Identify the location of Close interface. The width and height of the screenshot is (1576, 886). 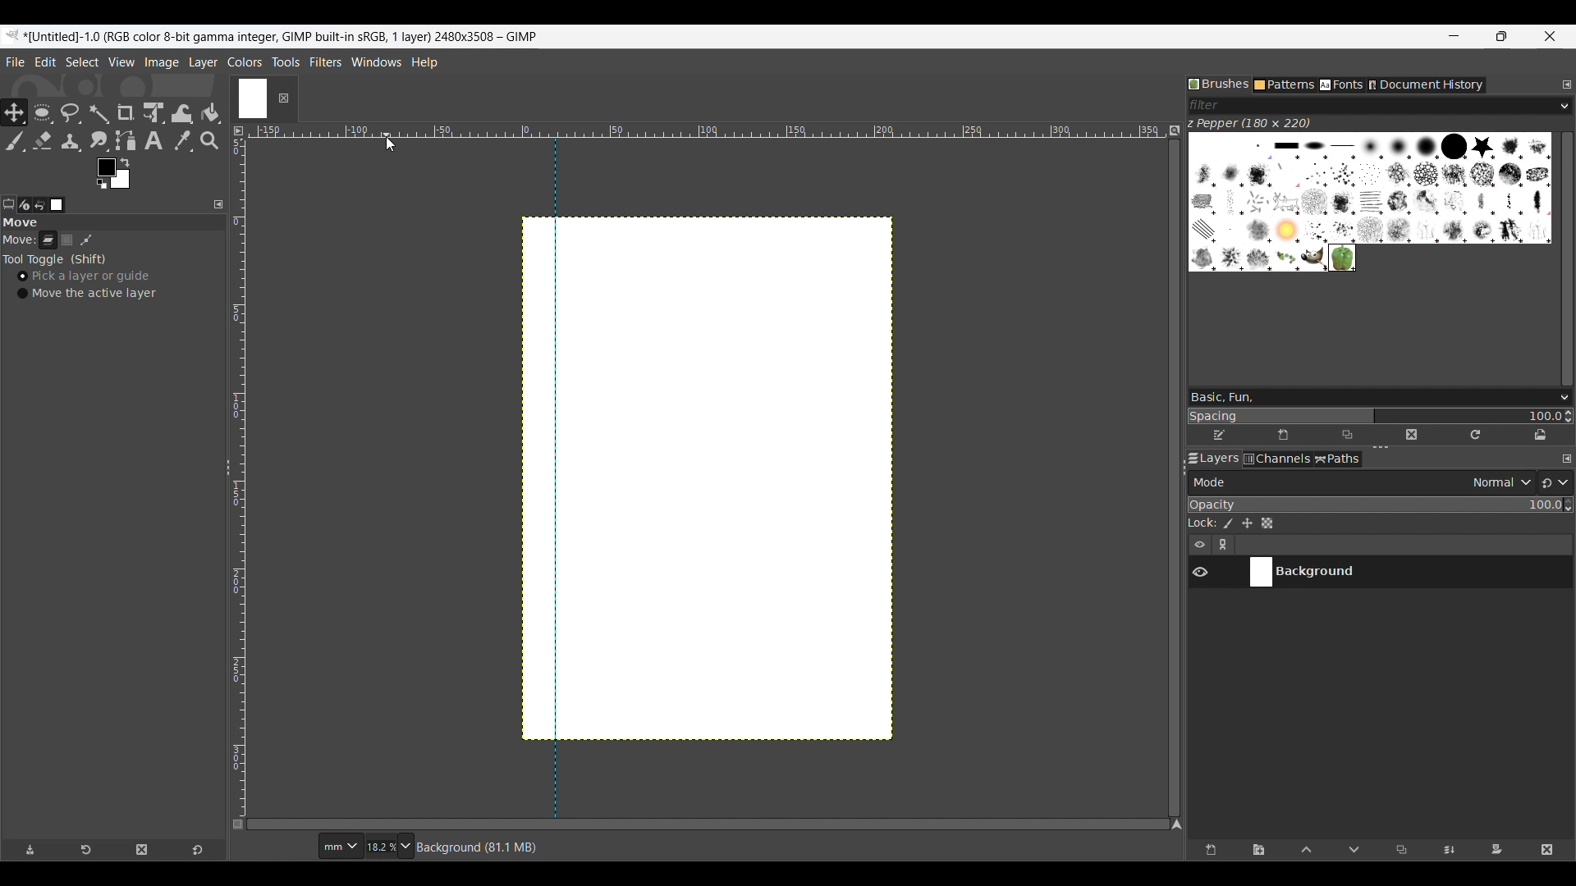
(1549, 36).